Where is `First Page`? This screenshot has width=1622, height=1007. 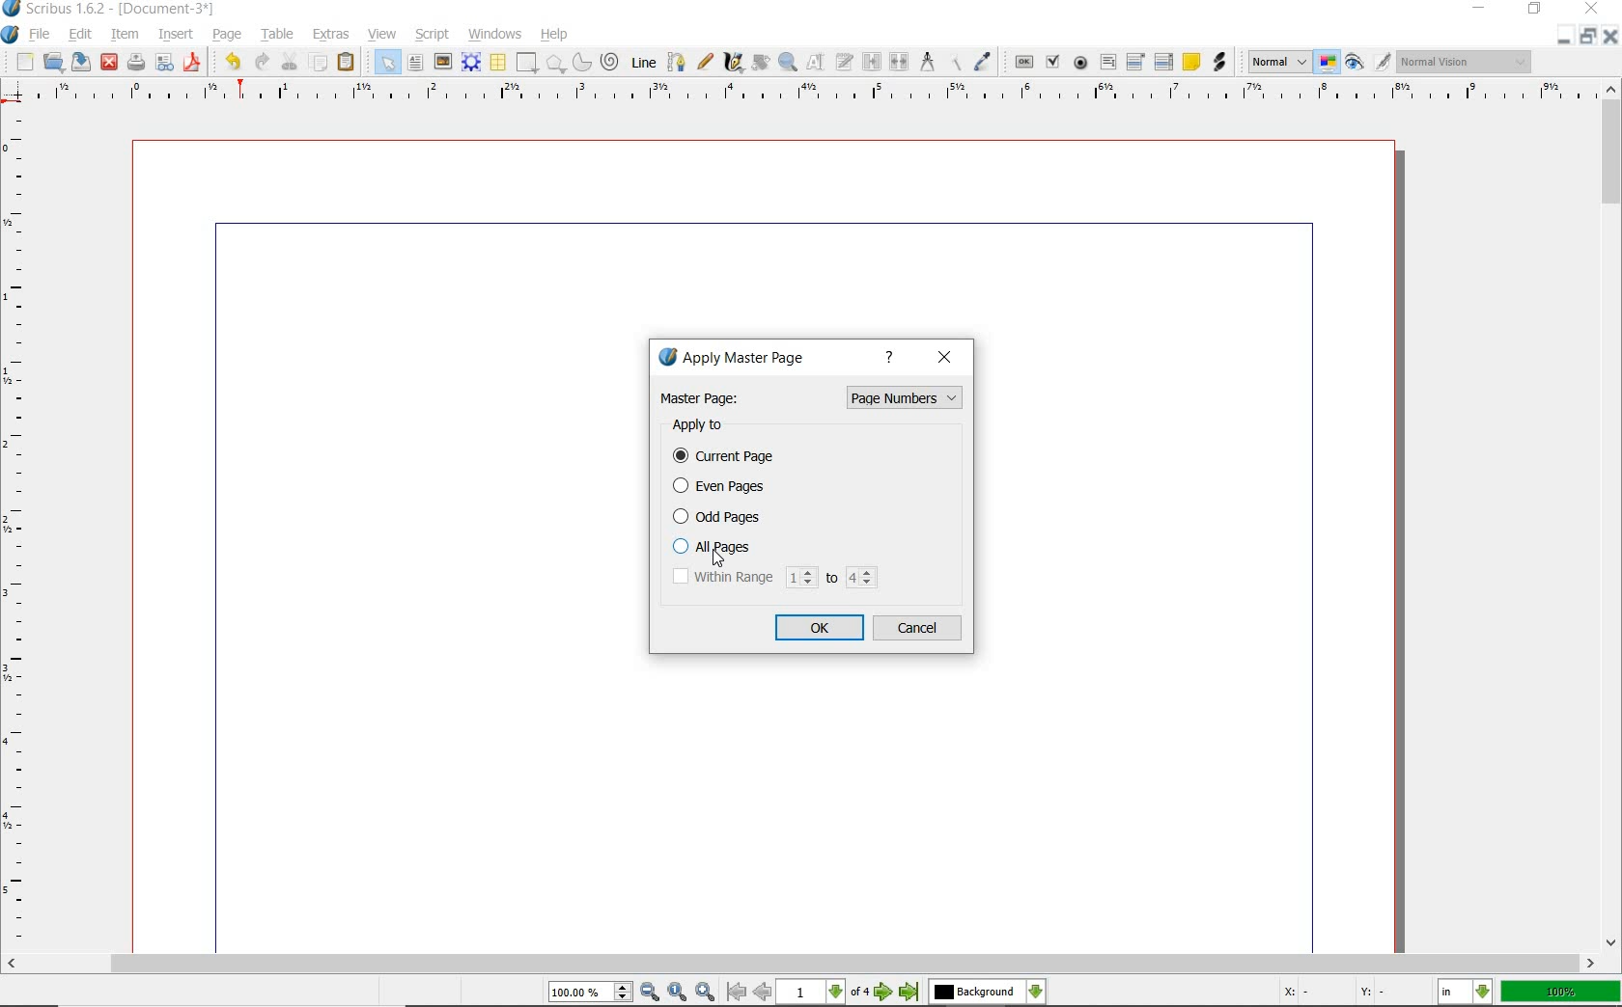
First Page is located at coordinates (734, 993).